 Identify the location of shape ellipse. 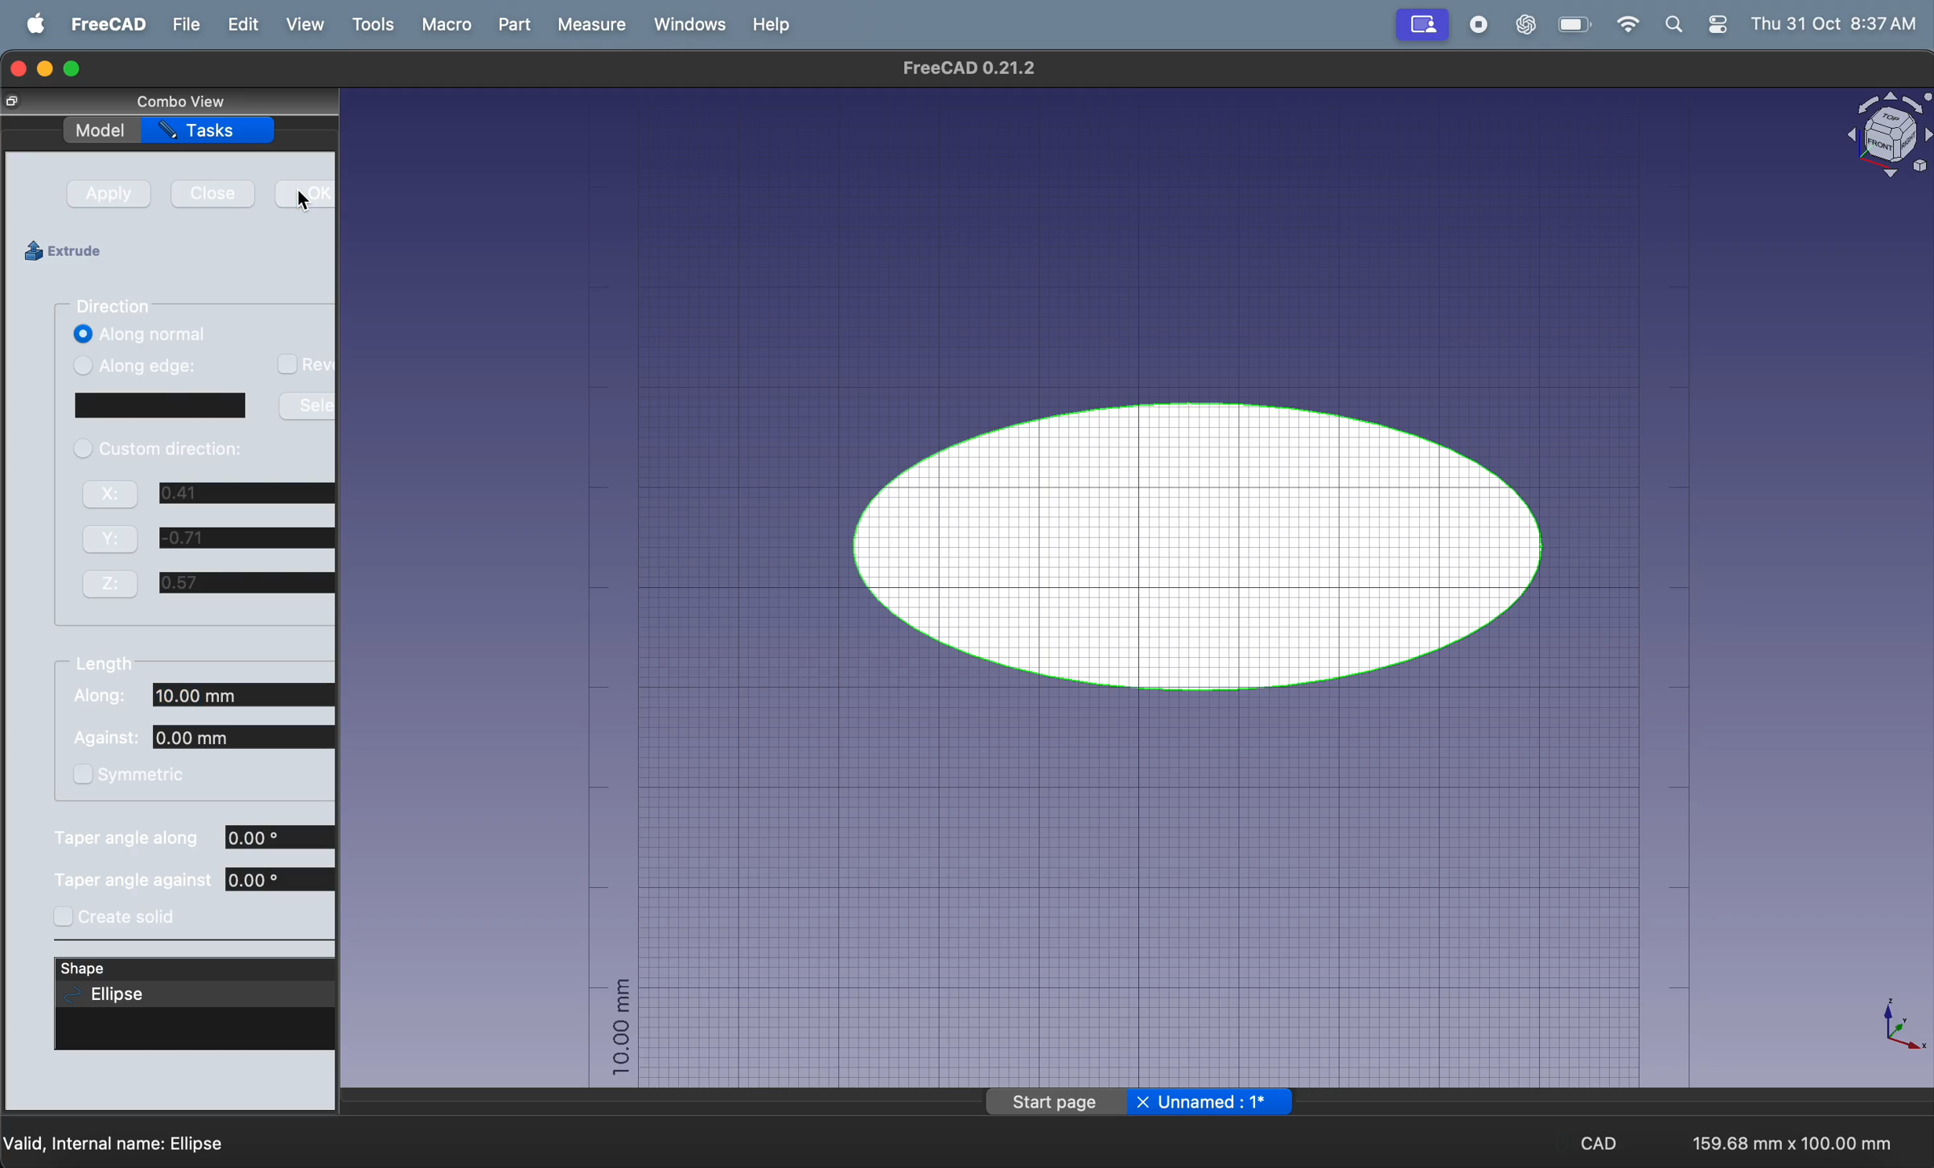
(196, 984).